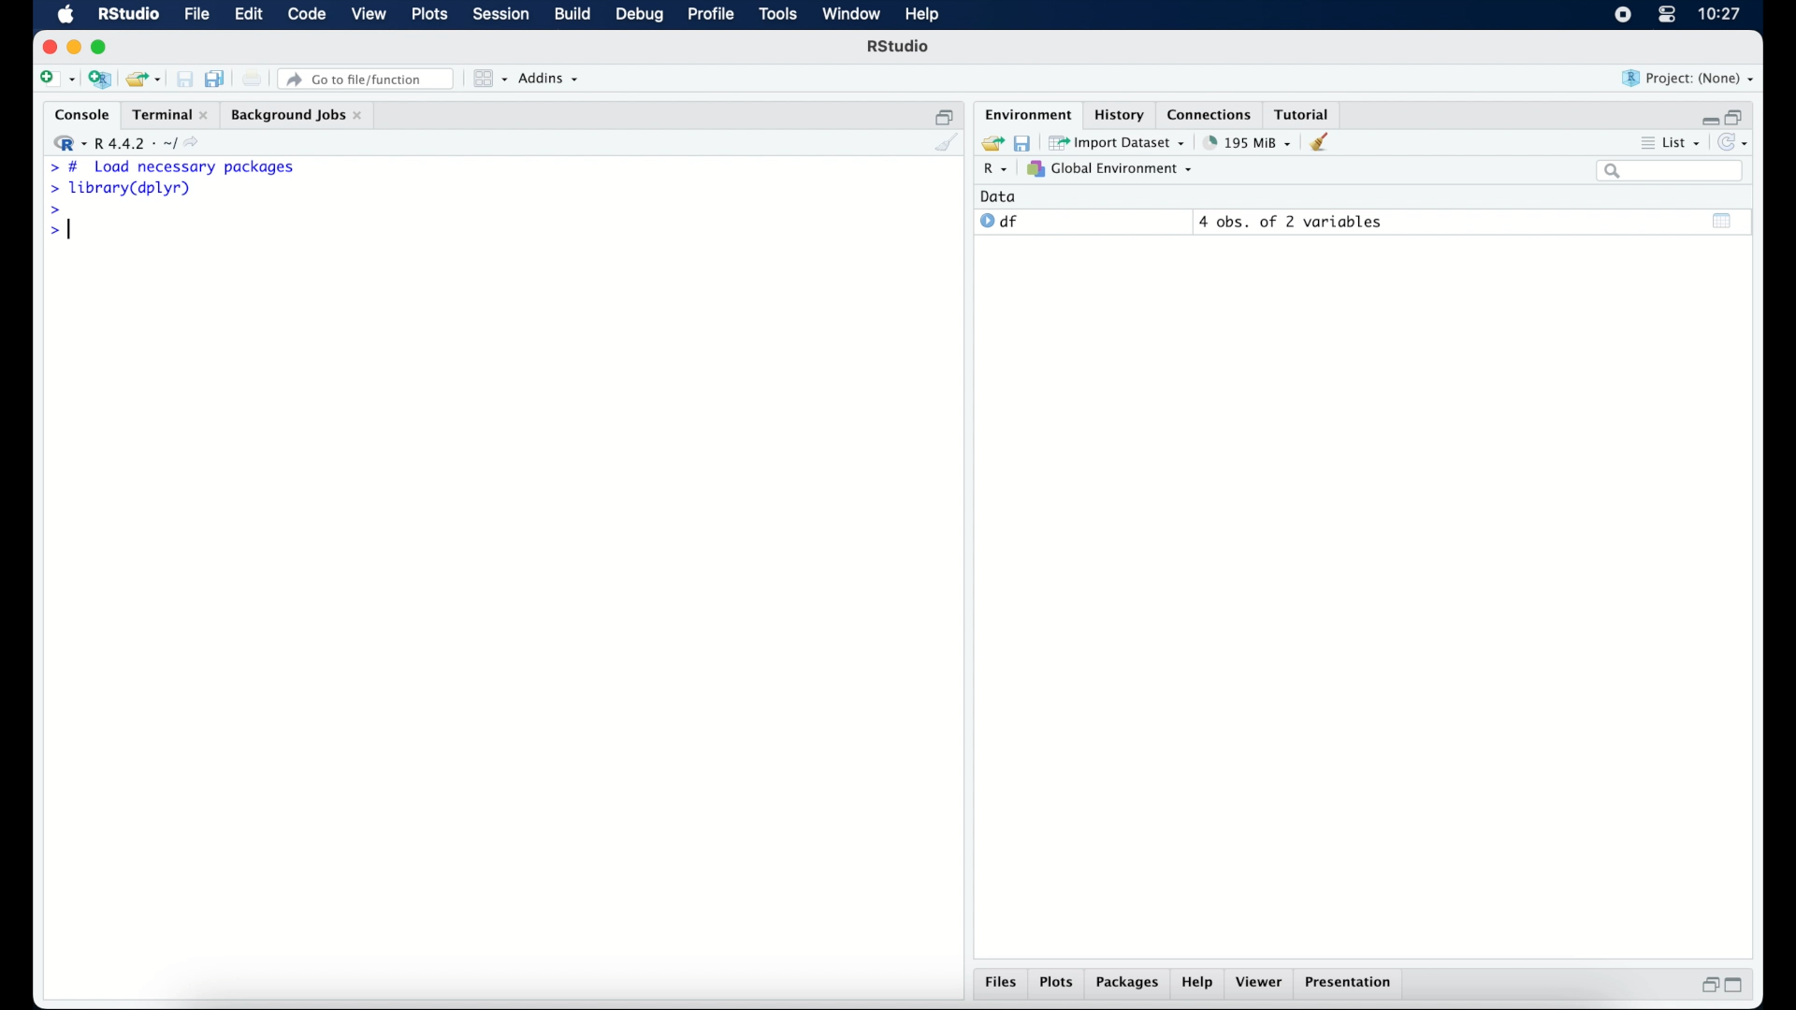 Image resolution: width=1796 pixels, height=1010 pixels. What do you see at coordinates (572, 15) in the screenshot?
I see `build` at bounding box center [572, 15].